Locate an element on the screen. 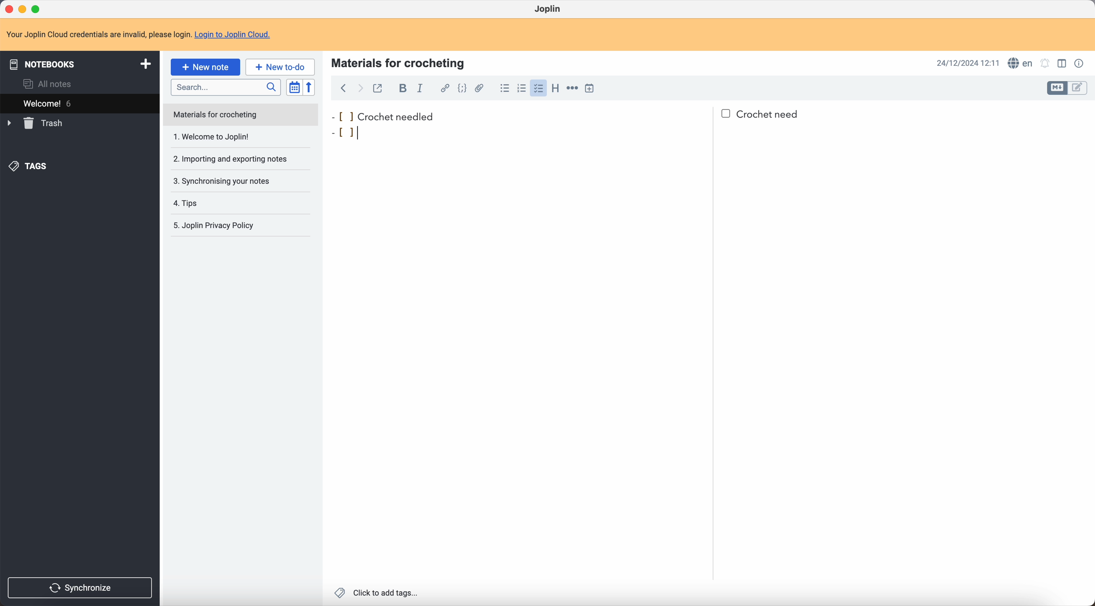 This screenshot has width=1095, height=606. materials for crocheting is located at coordinates (399, 62).